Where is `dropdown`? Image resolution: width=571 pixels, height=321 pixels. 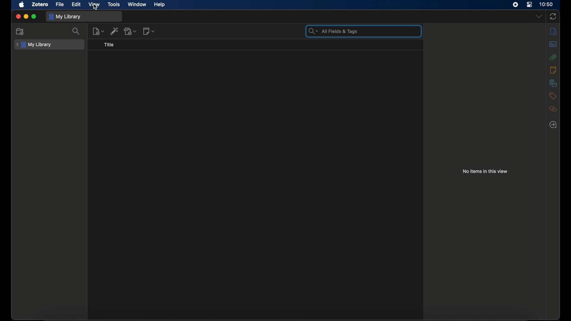 dropdown is located at coordinates (539, 16).